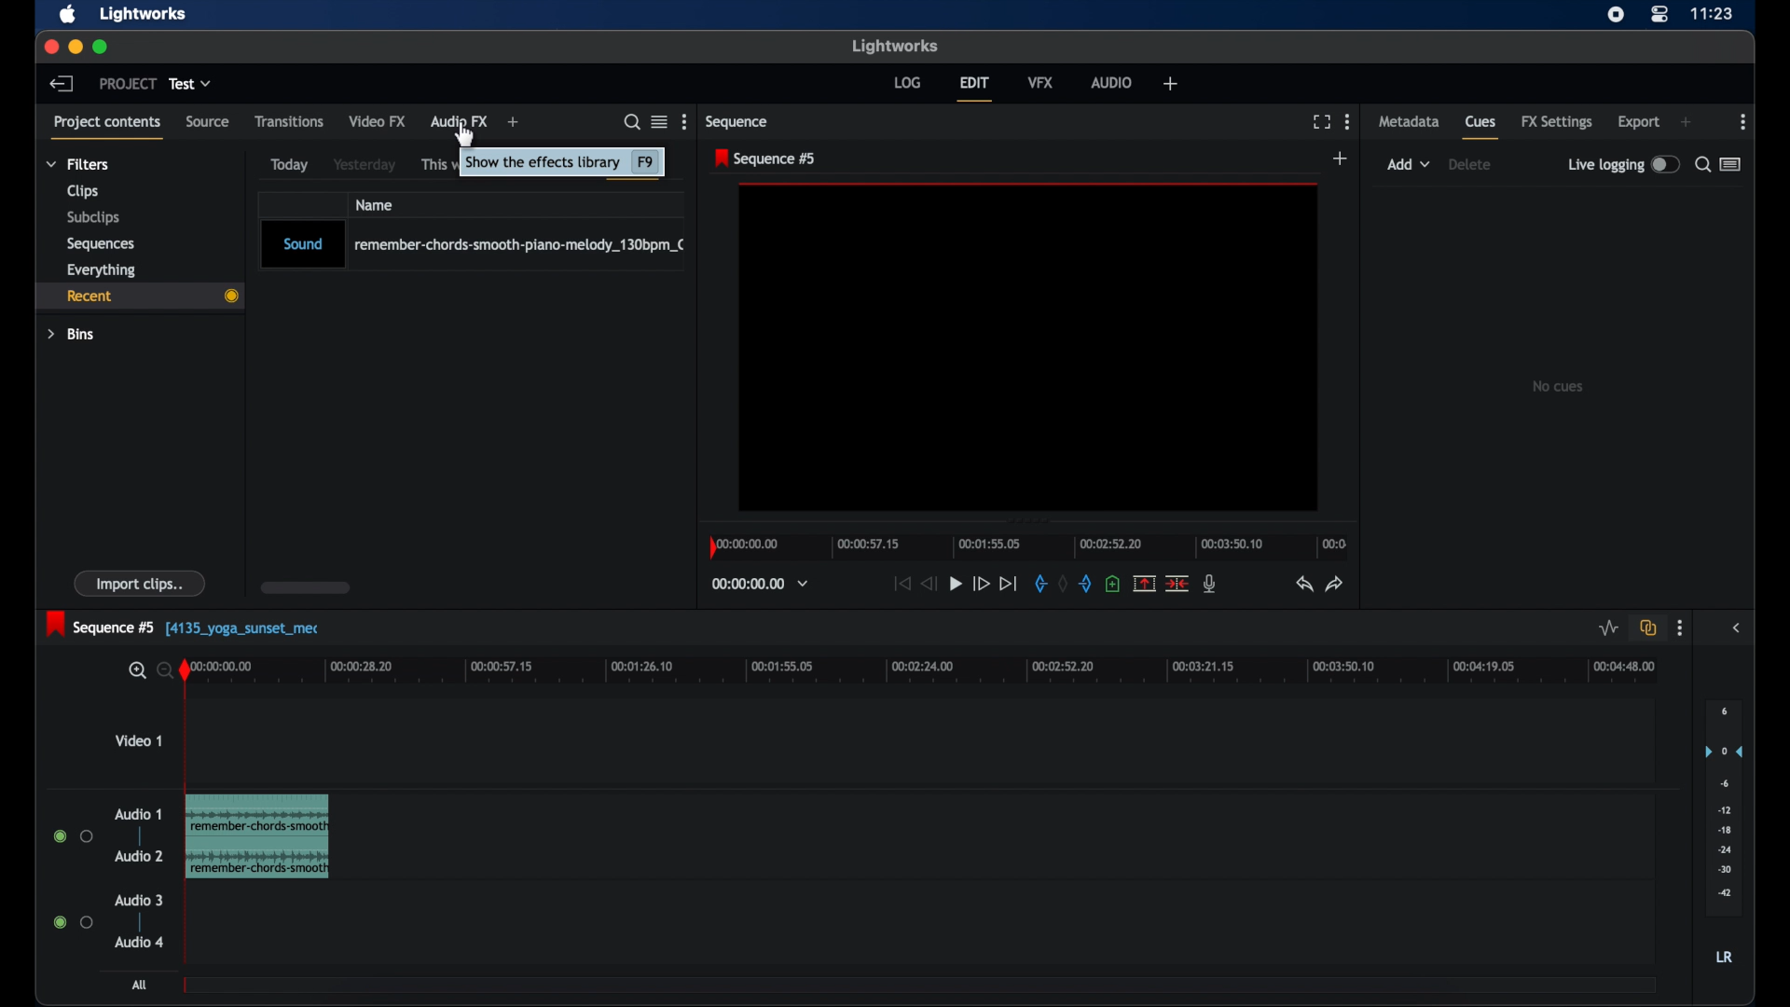 This screenshot has width=1790, height=1007. Describe the element at coordinates (128, 83) in the screenshot. I see `project` at that location.